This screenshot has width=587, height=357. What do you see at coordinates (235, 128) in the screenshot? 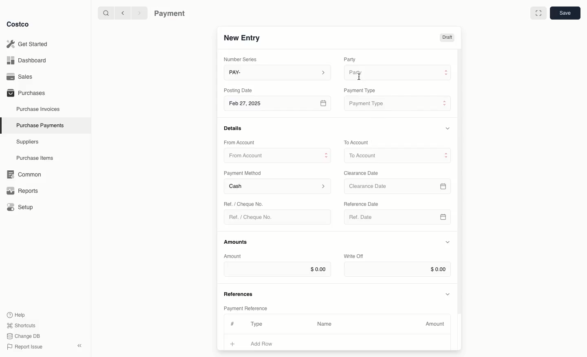
I see `Details` at bounding box center [235, 128].